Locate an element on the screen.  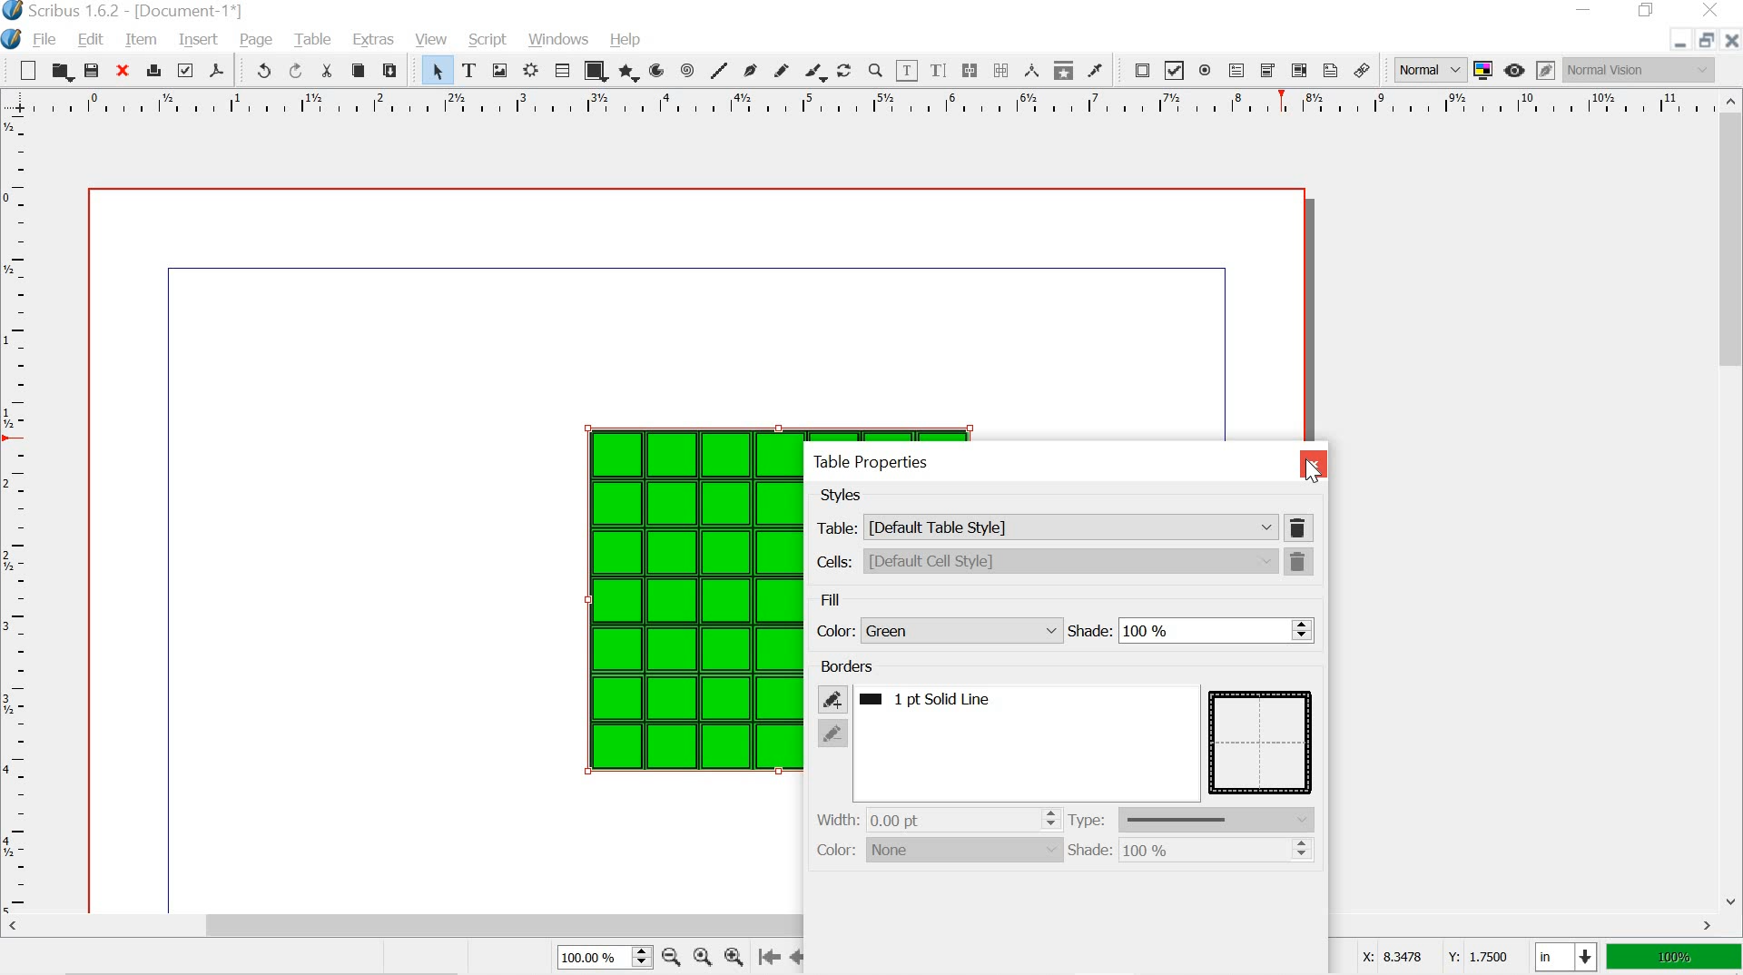
redo is located at coordinates (294, 70).